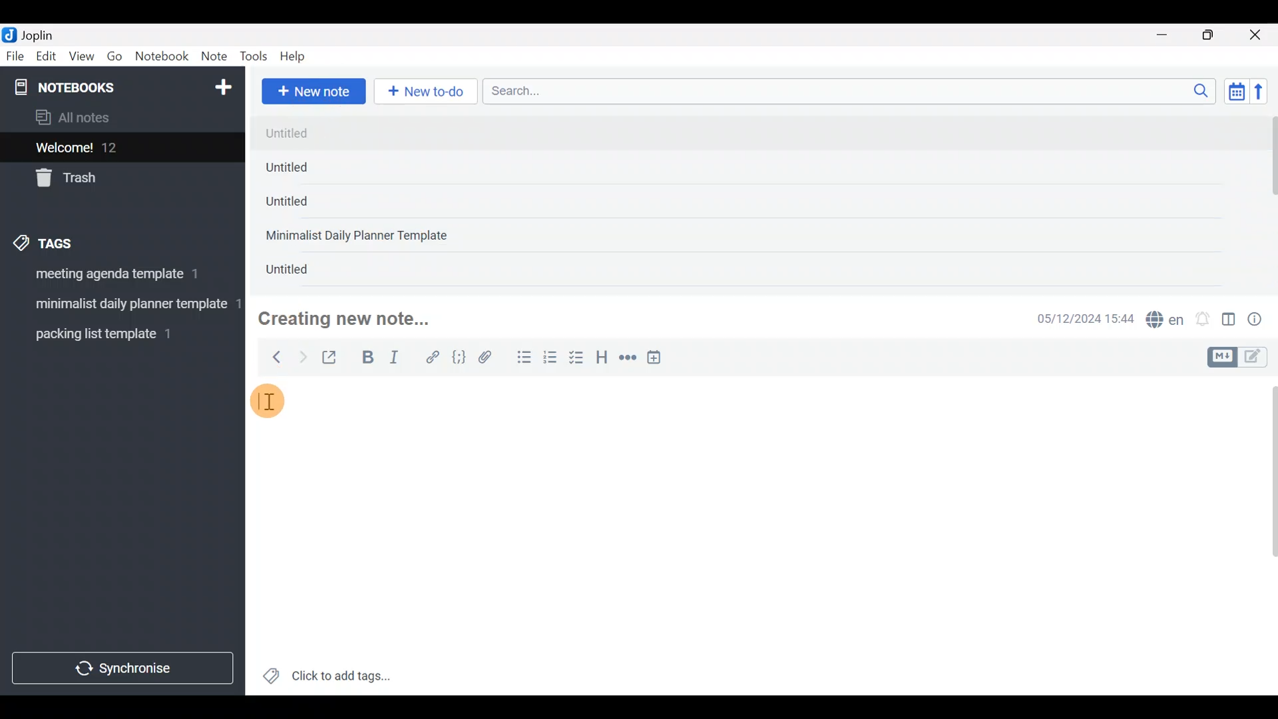  What do you see at coordinates (351, 320) in the screenshot?
I see `Creating new note...` at bounding box center [351, 320].